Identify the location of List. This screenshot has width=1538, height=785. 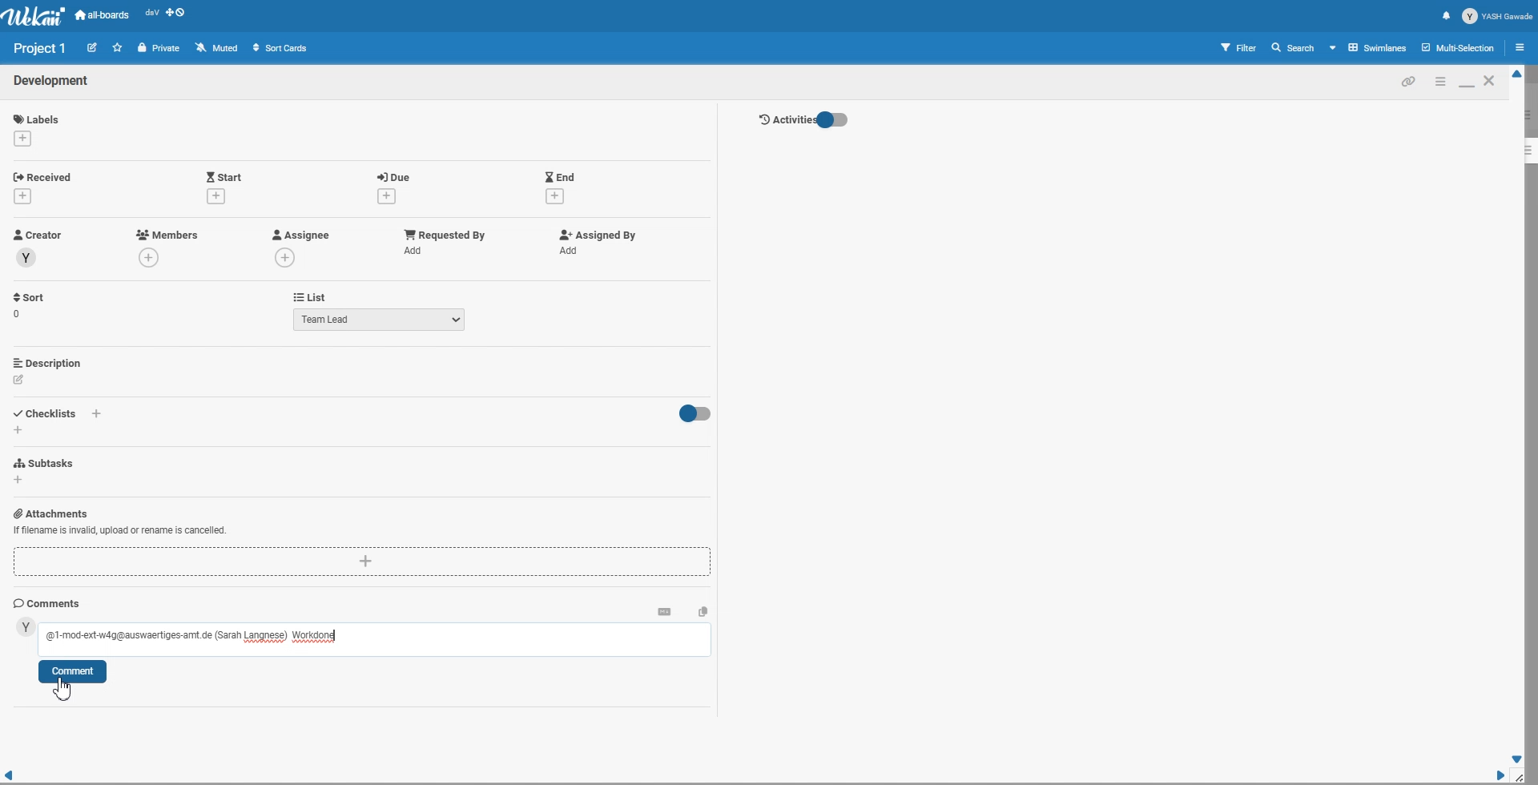
(309, 296).